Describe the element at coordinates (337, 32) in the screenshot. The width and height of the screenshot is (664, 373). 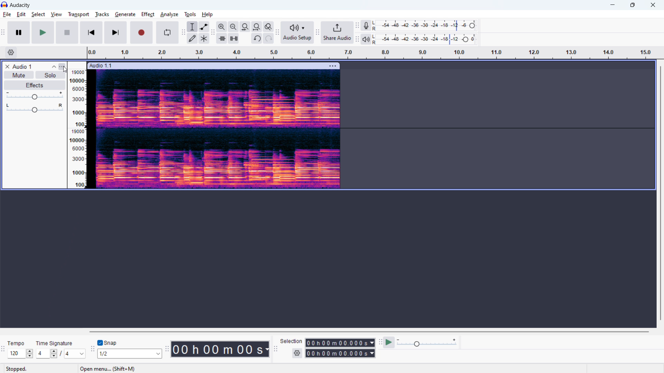
I see `share audio` at that location.